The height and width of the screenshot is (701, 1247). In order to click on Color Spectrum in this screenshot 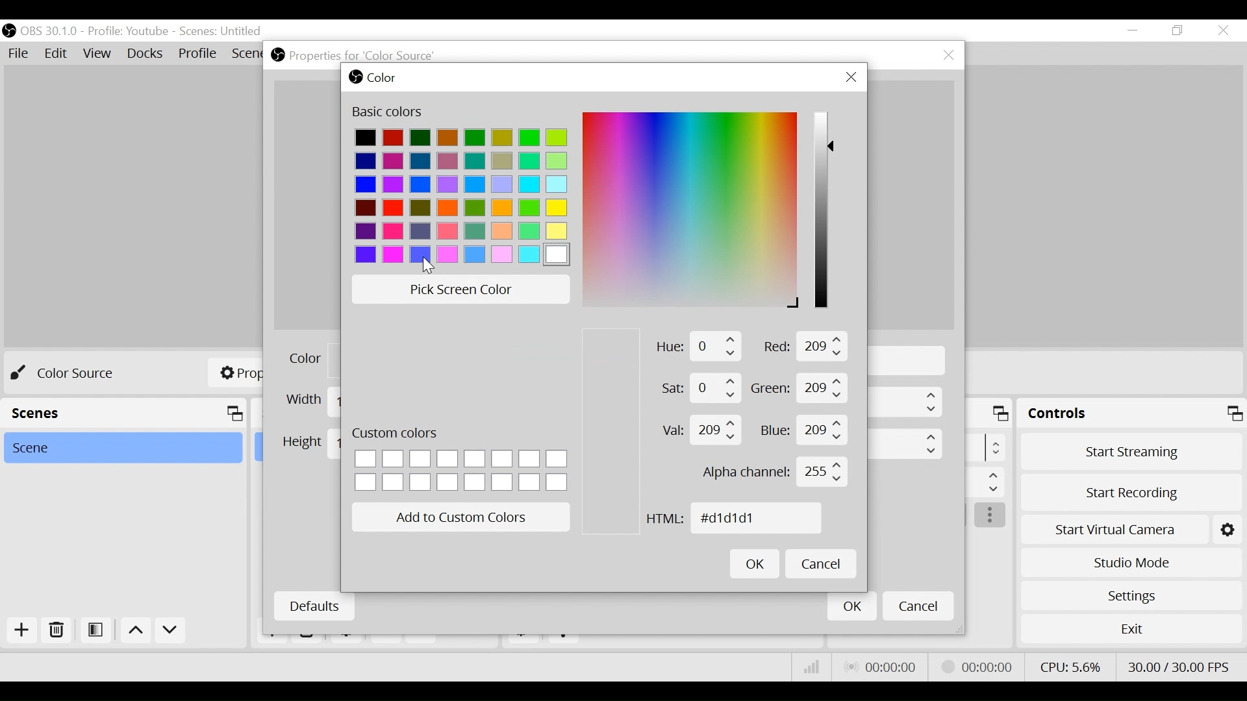, I will do `click(689, 208)`.